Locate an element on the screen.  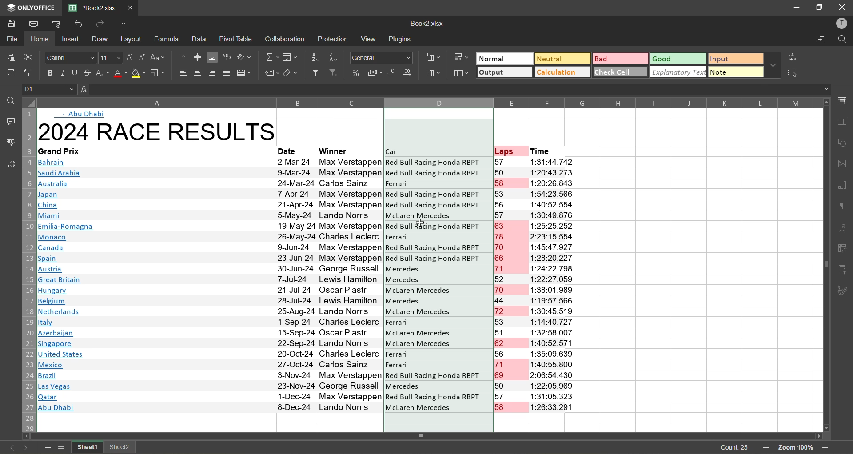
neutral is located at coordinates (562, 58).